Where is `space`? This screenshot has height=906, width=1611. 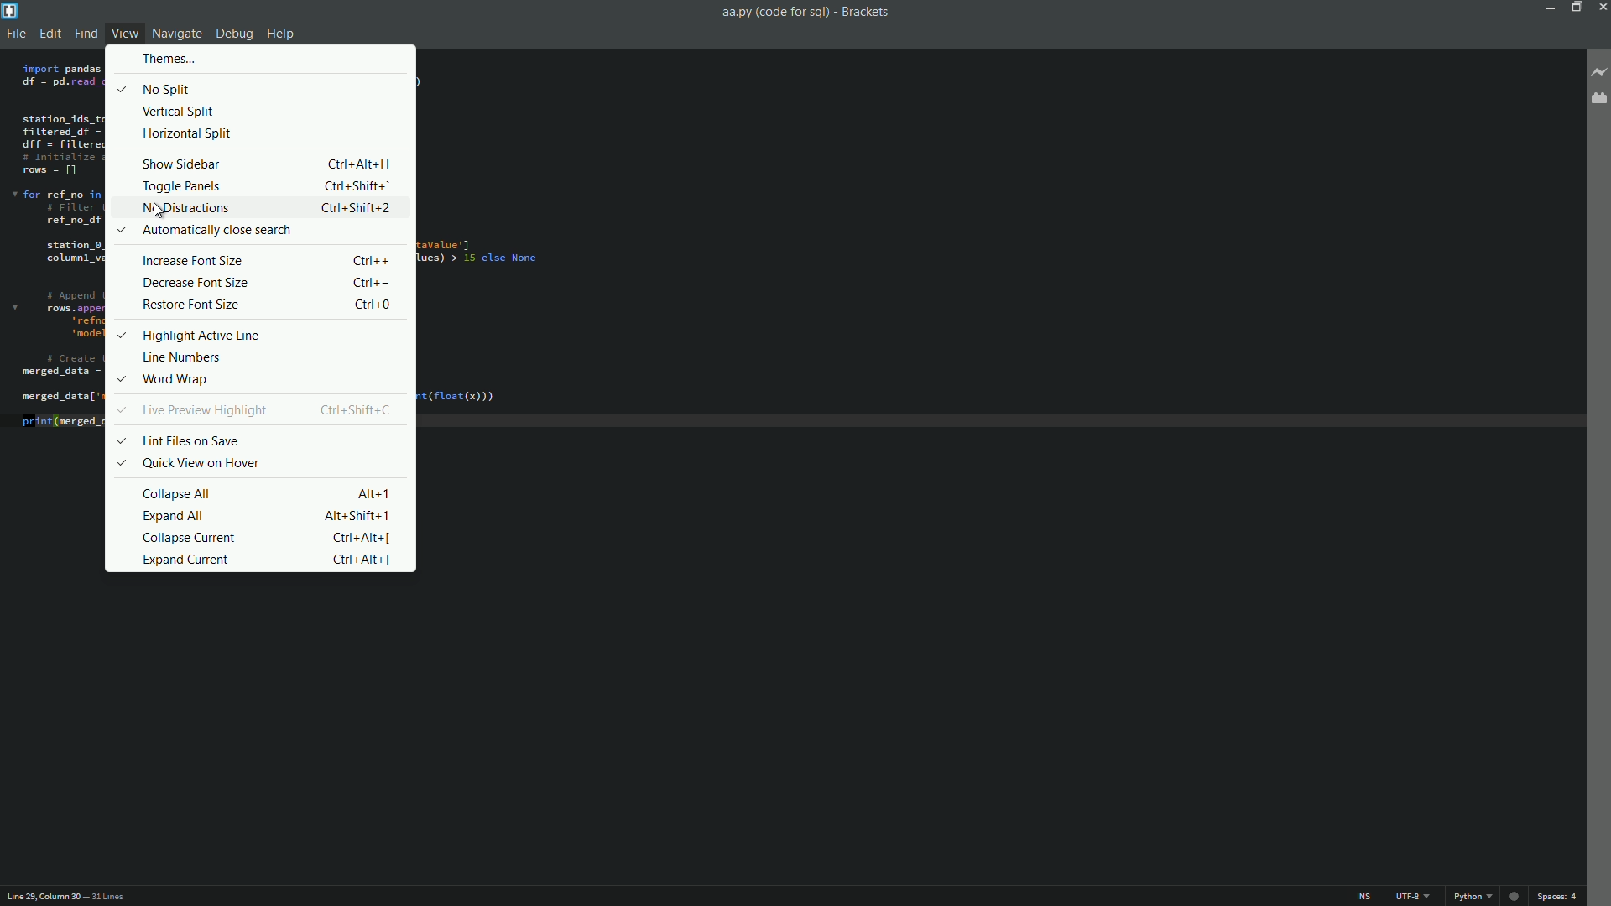
space is located at coordinates (1557, 897).